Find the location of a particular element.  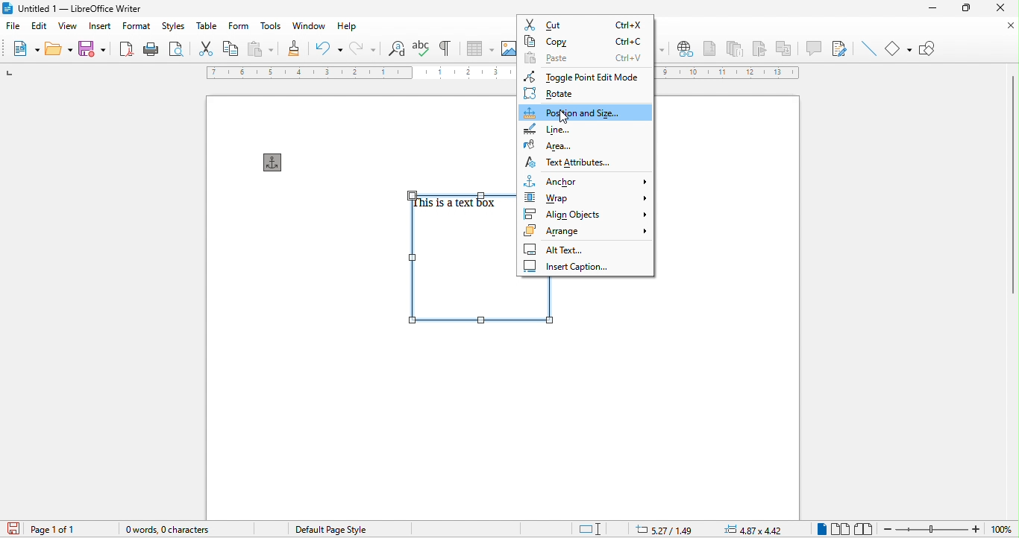

zoom is located at coordinates (949, 528).